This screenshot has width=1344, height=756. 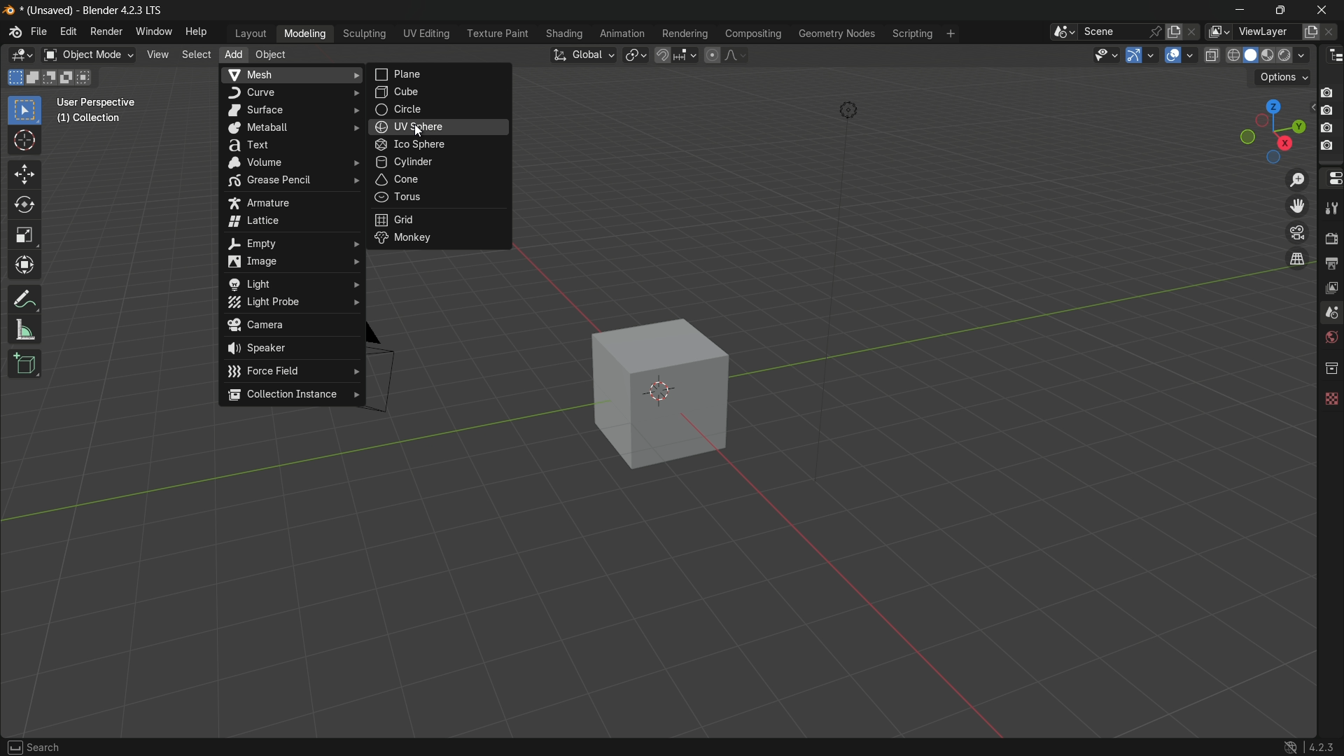 What do you see at coordinates (1331, 262) in the screenshot?
I see `output` at bounding box center [1331, 262].